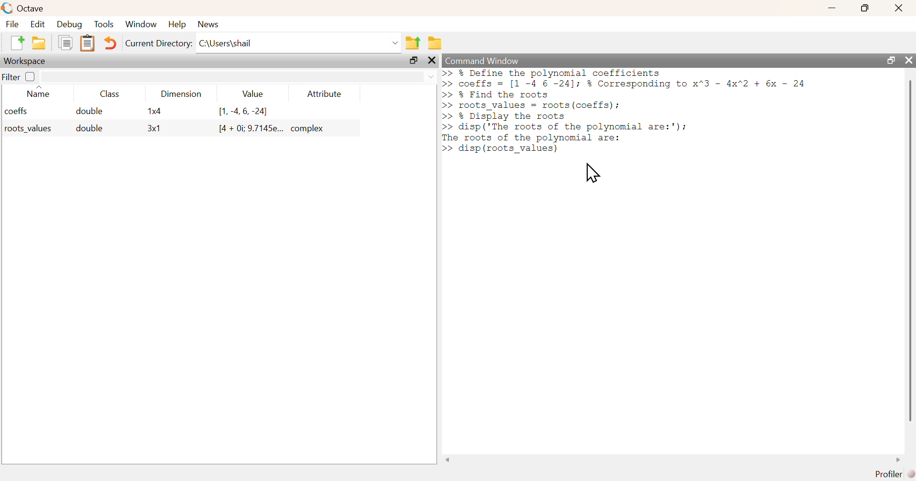 The width and height of the screenshot is (916, 481). I want to click on Folder, so click(434, 42).